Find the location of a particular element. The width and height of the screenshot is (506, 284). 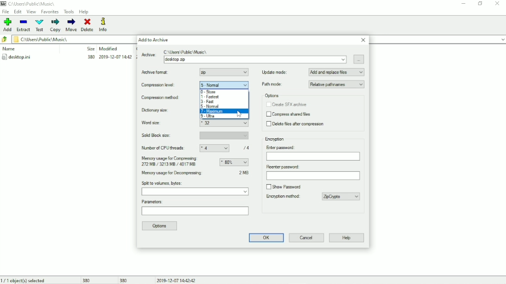

File location is located at coordinates (70, 39).